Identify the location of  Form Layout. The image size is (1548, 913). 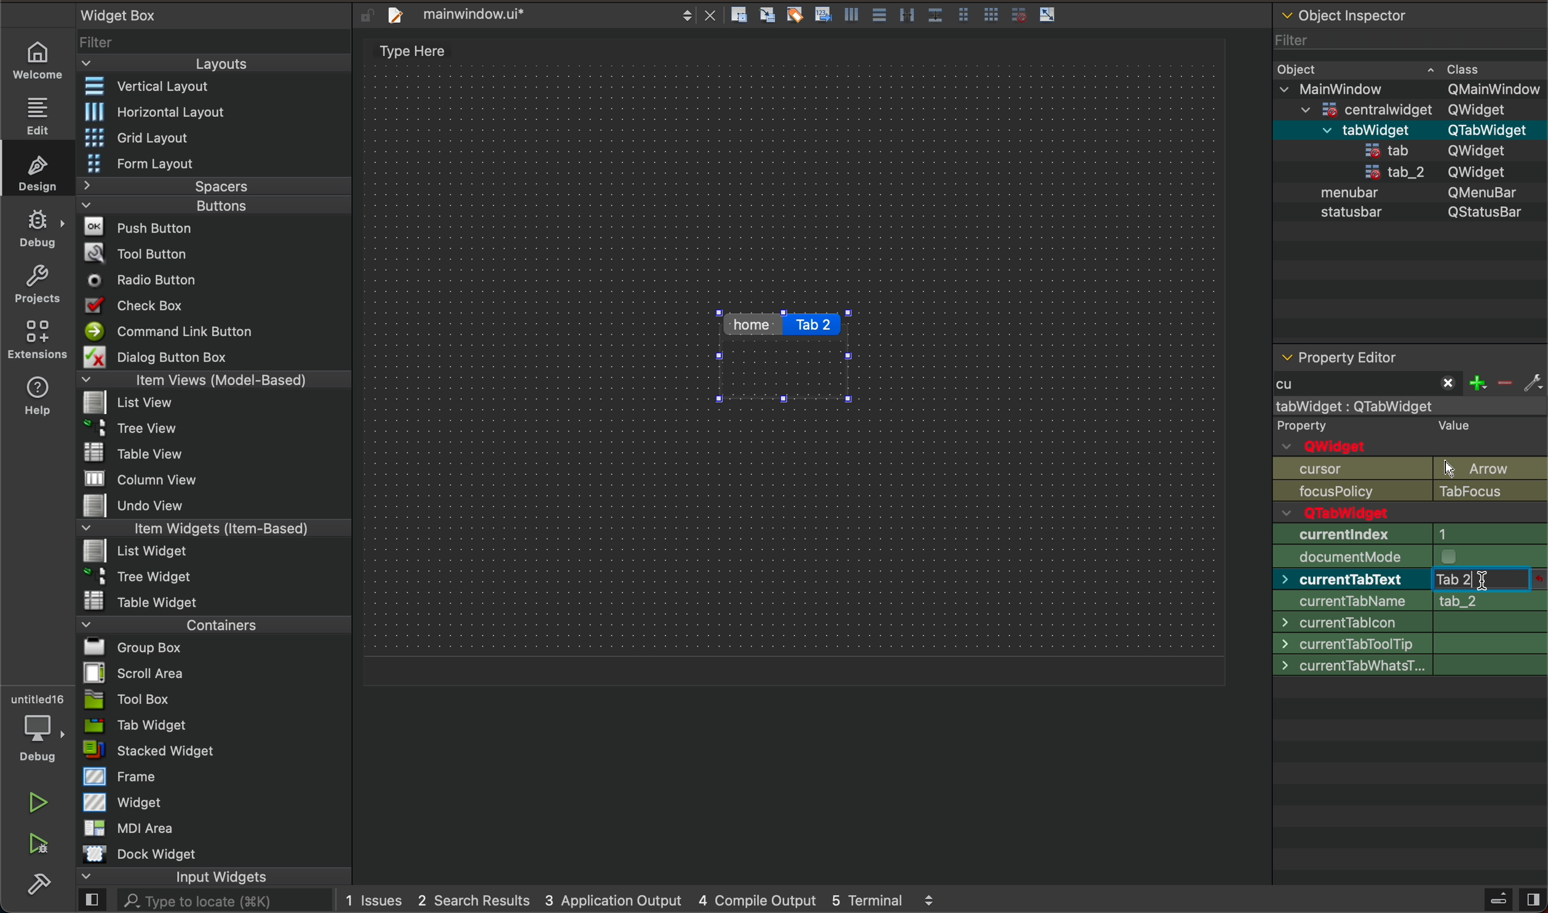
(143, 164).